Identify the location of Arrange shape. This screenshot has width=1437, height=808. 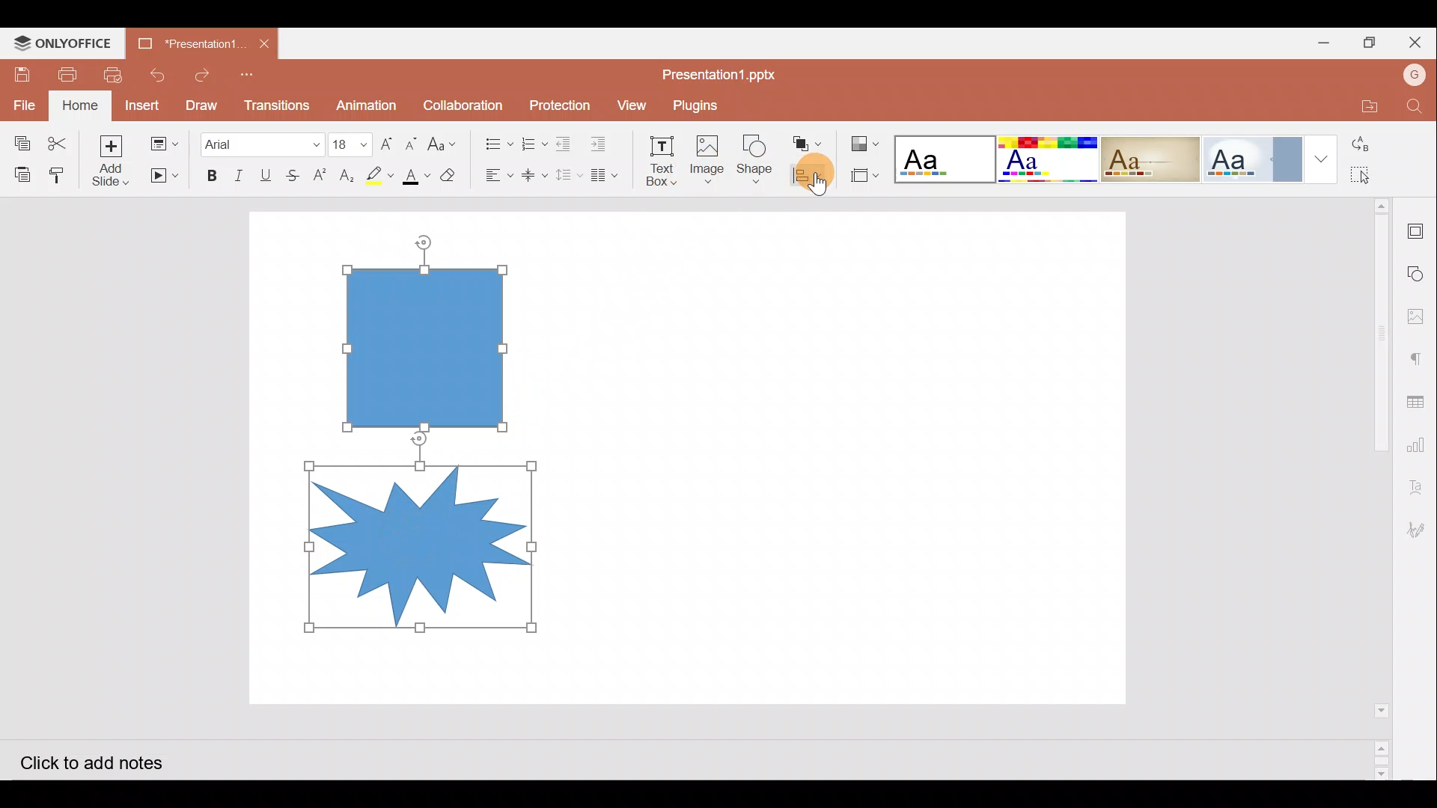
(808, 139).